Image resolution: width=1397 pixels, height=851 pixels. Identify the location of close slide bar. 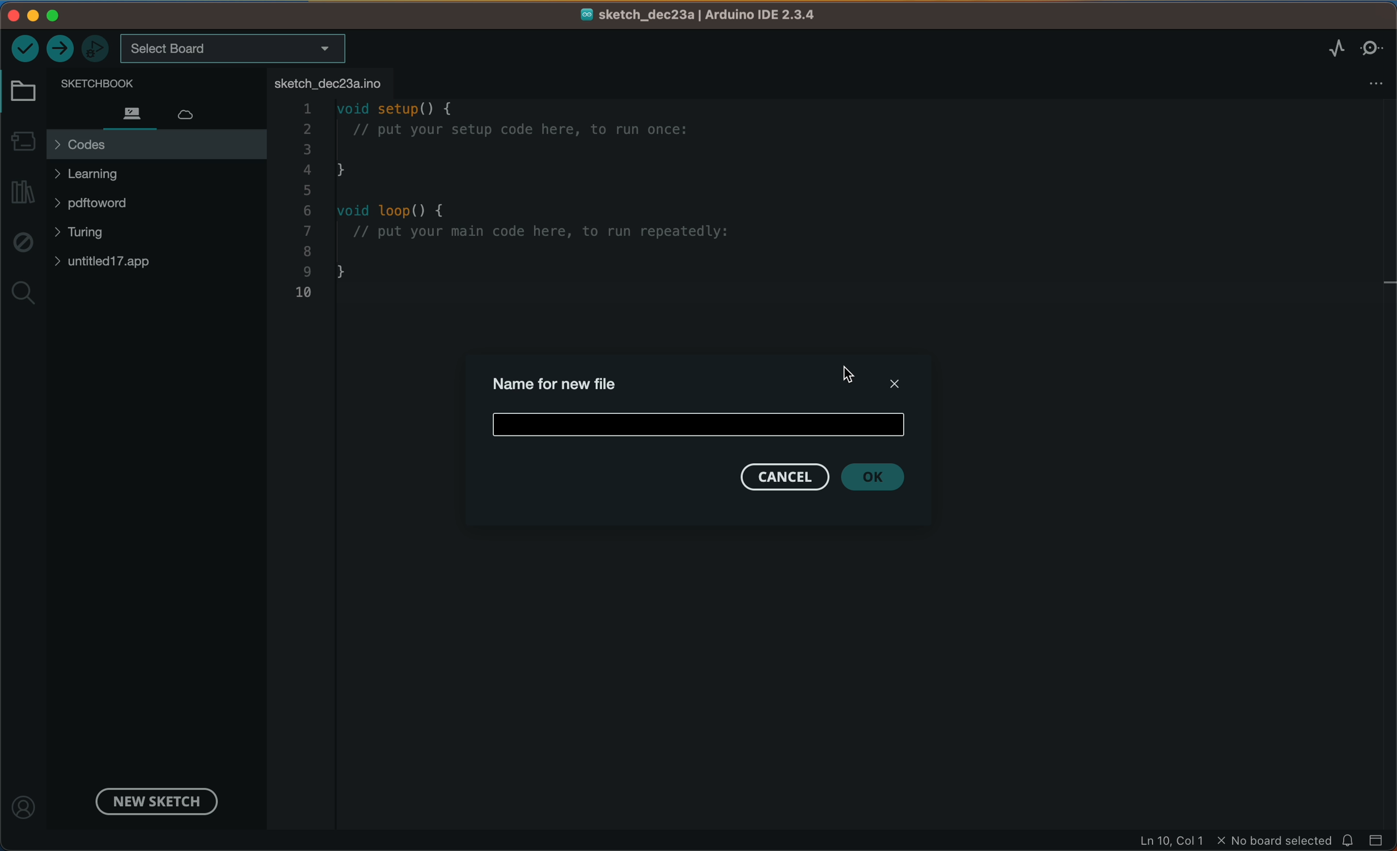
(1377, 839).